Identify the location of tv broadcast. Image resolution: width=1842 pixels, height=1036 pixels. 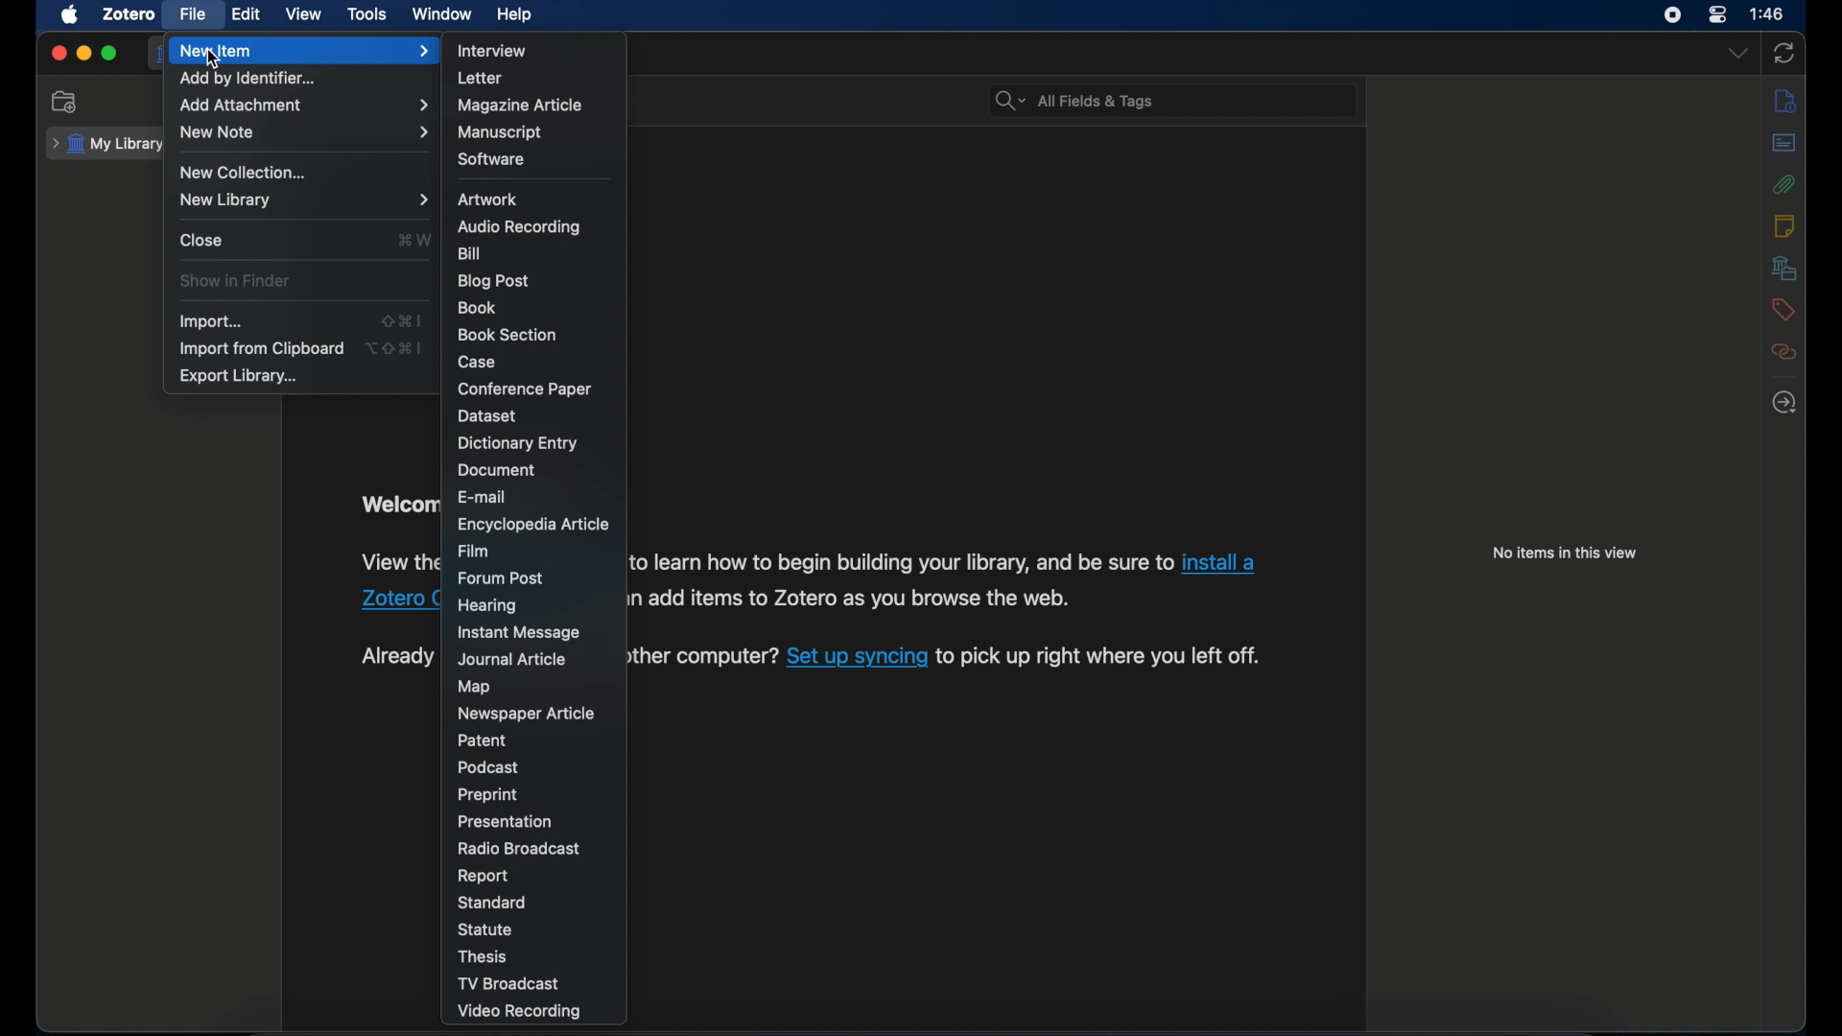
(508, 983).